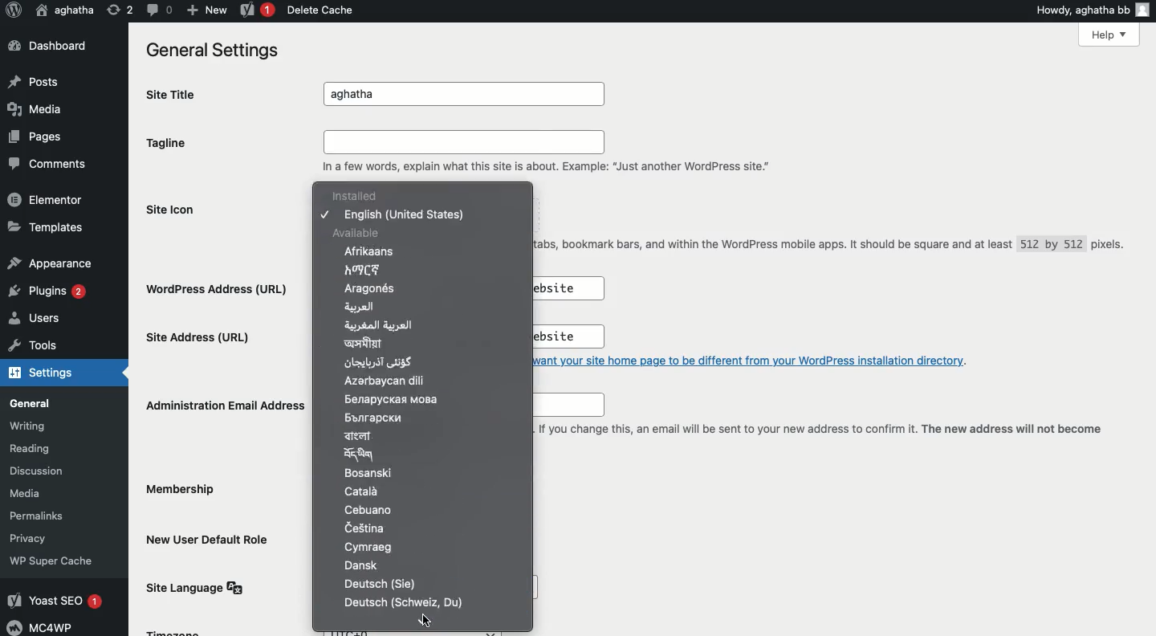  Describe the element at coordinates (48, 516) in the screenshot. I see `Permalinks` at that location.